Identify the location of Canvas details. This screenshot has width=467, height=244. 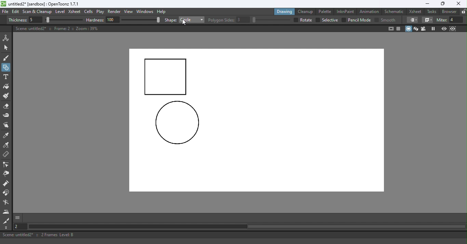
(58, 28).